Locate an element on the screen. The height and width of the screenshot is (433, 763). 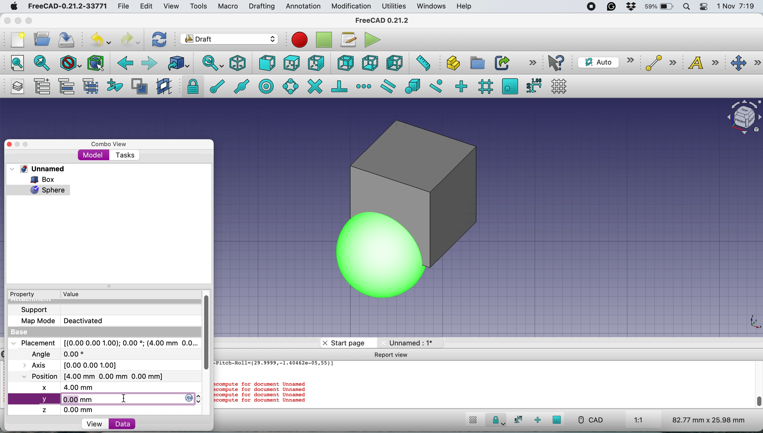
model is located at coordinates (94, 155).